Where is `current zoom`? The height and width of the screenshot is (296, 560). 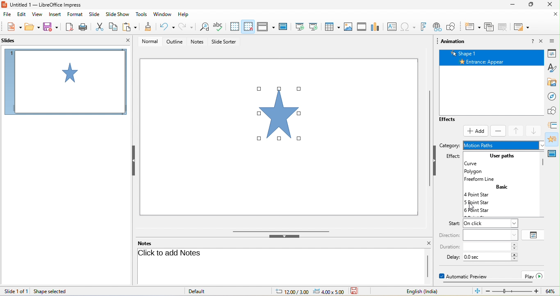 current zoom is located at coordinates (550, 291).